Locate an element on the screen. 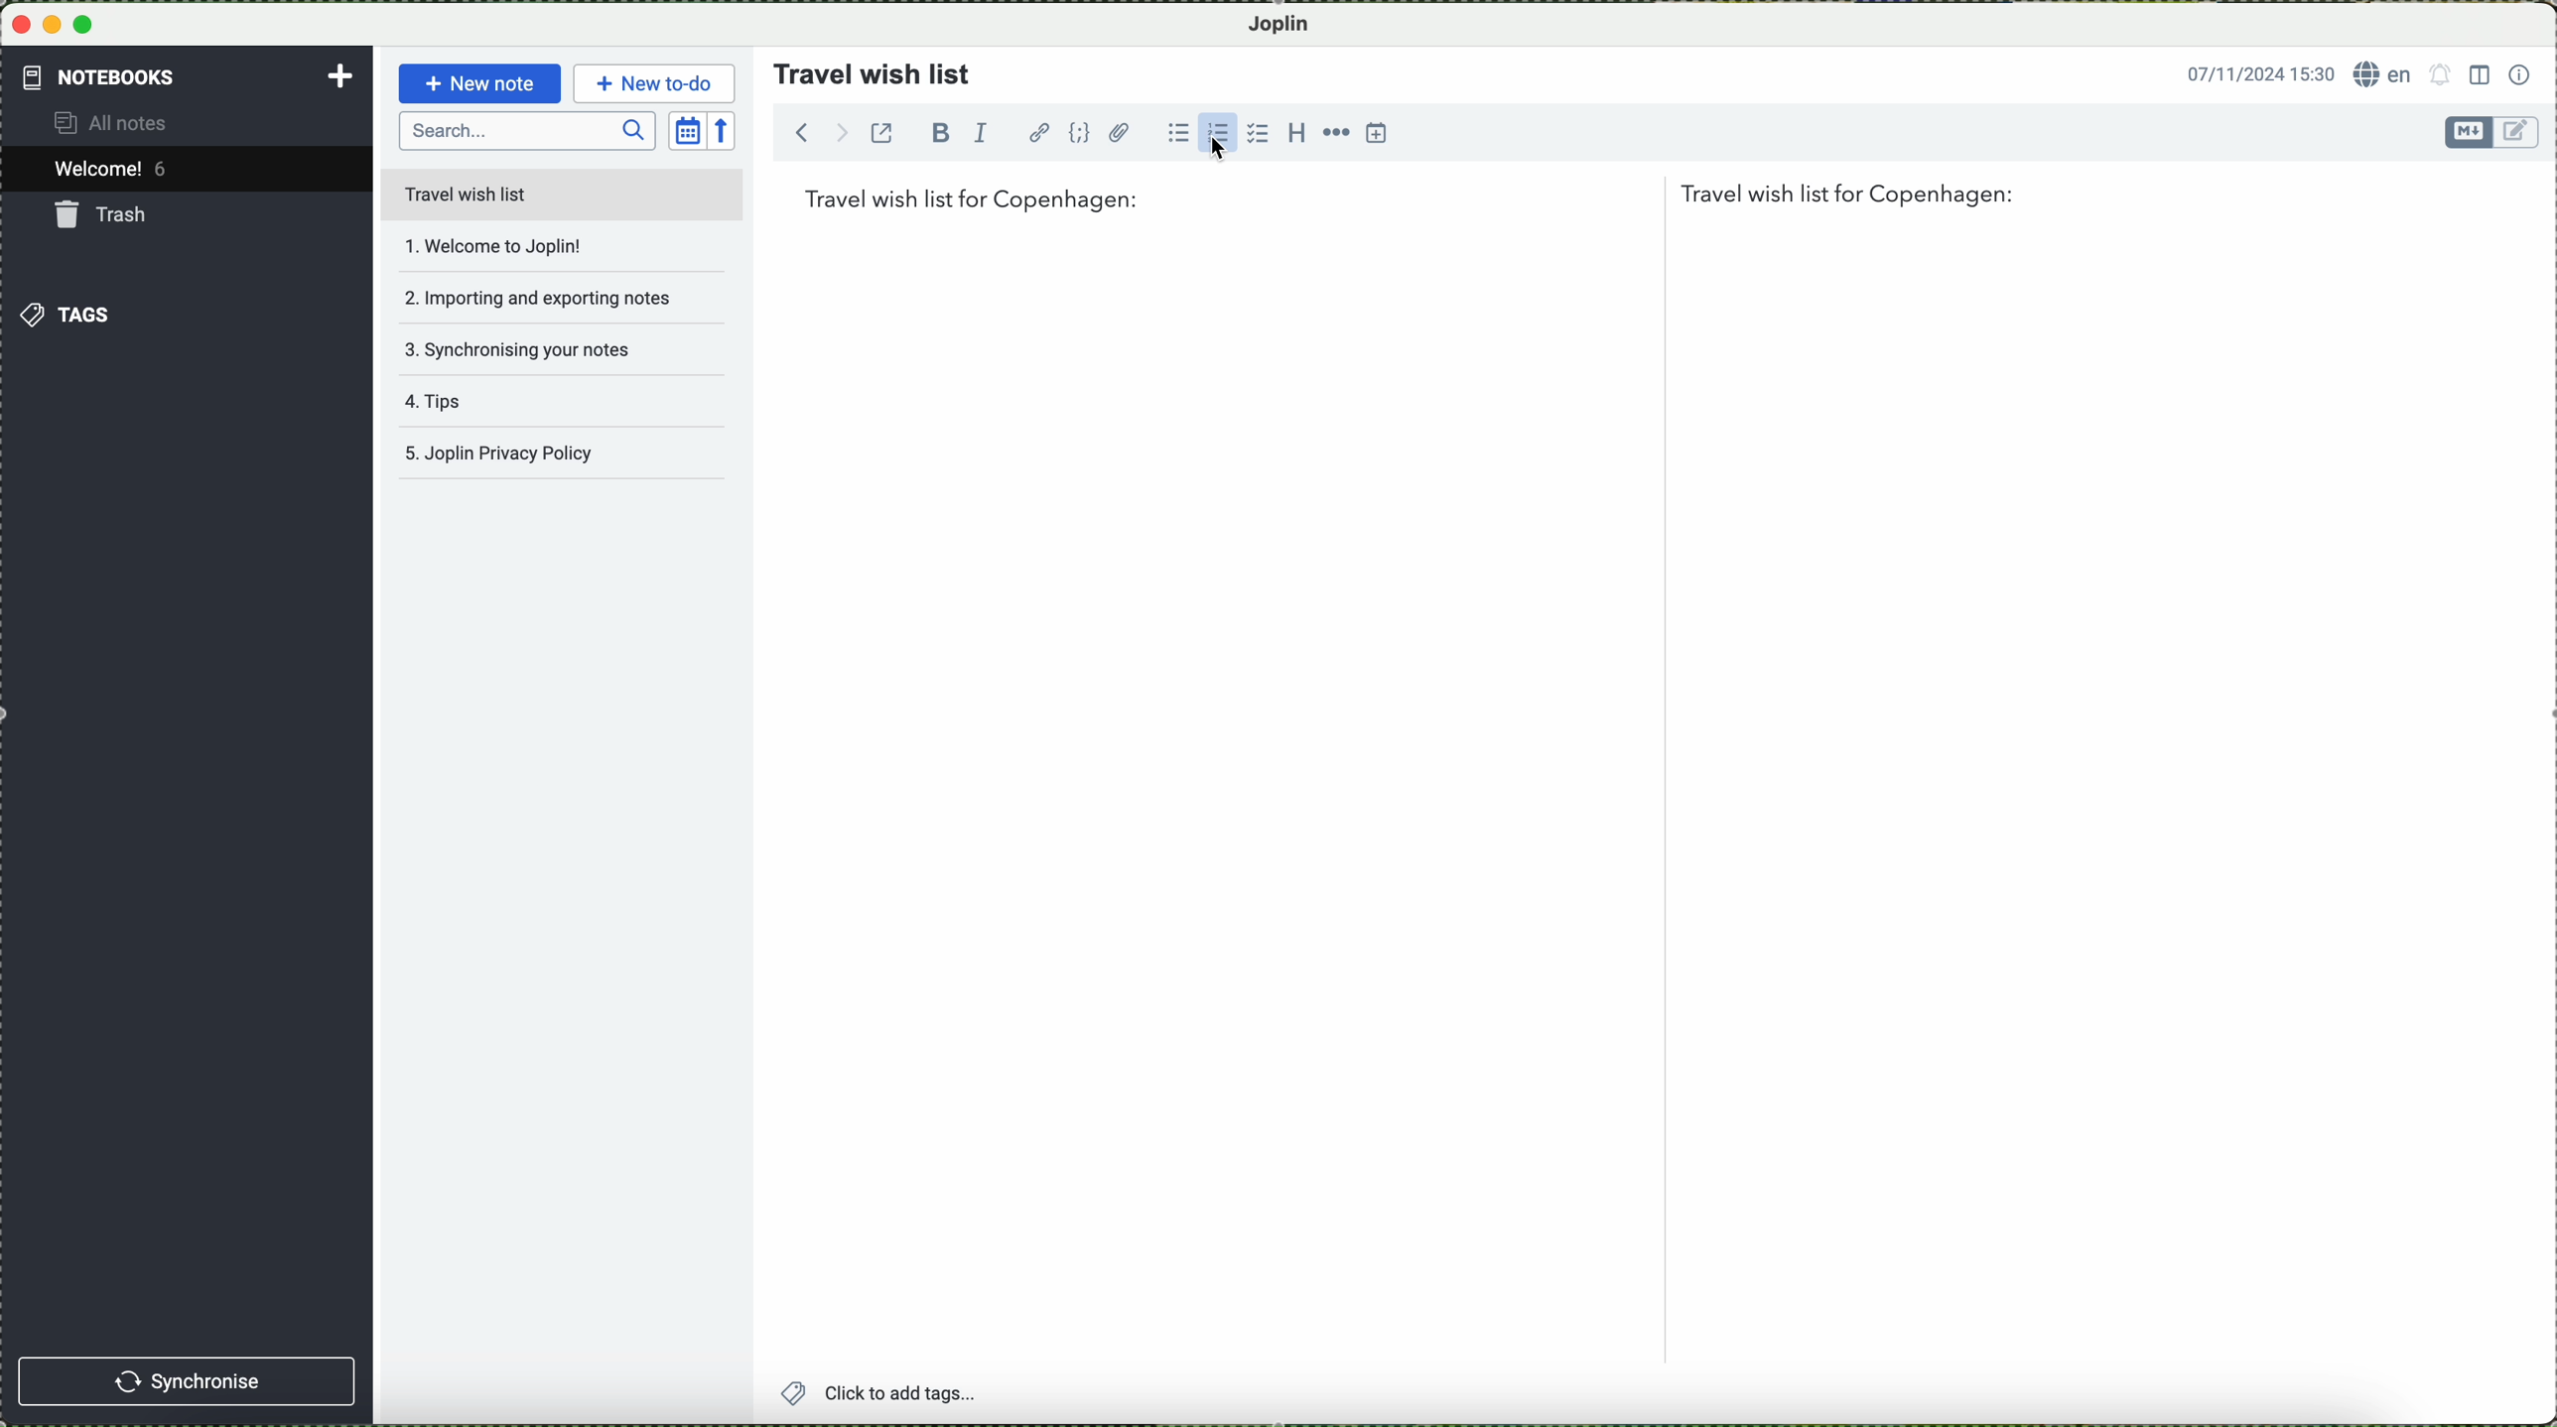  close is located at coordinates (20, 26).